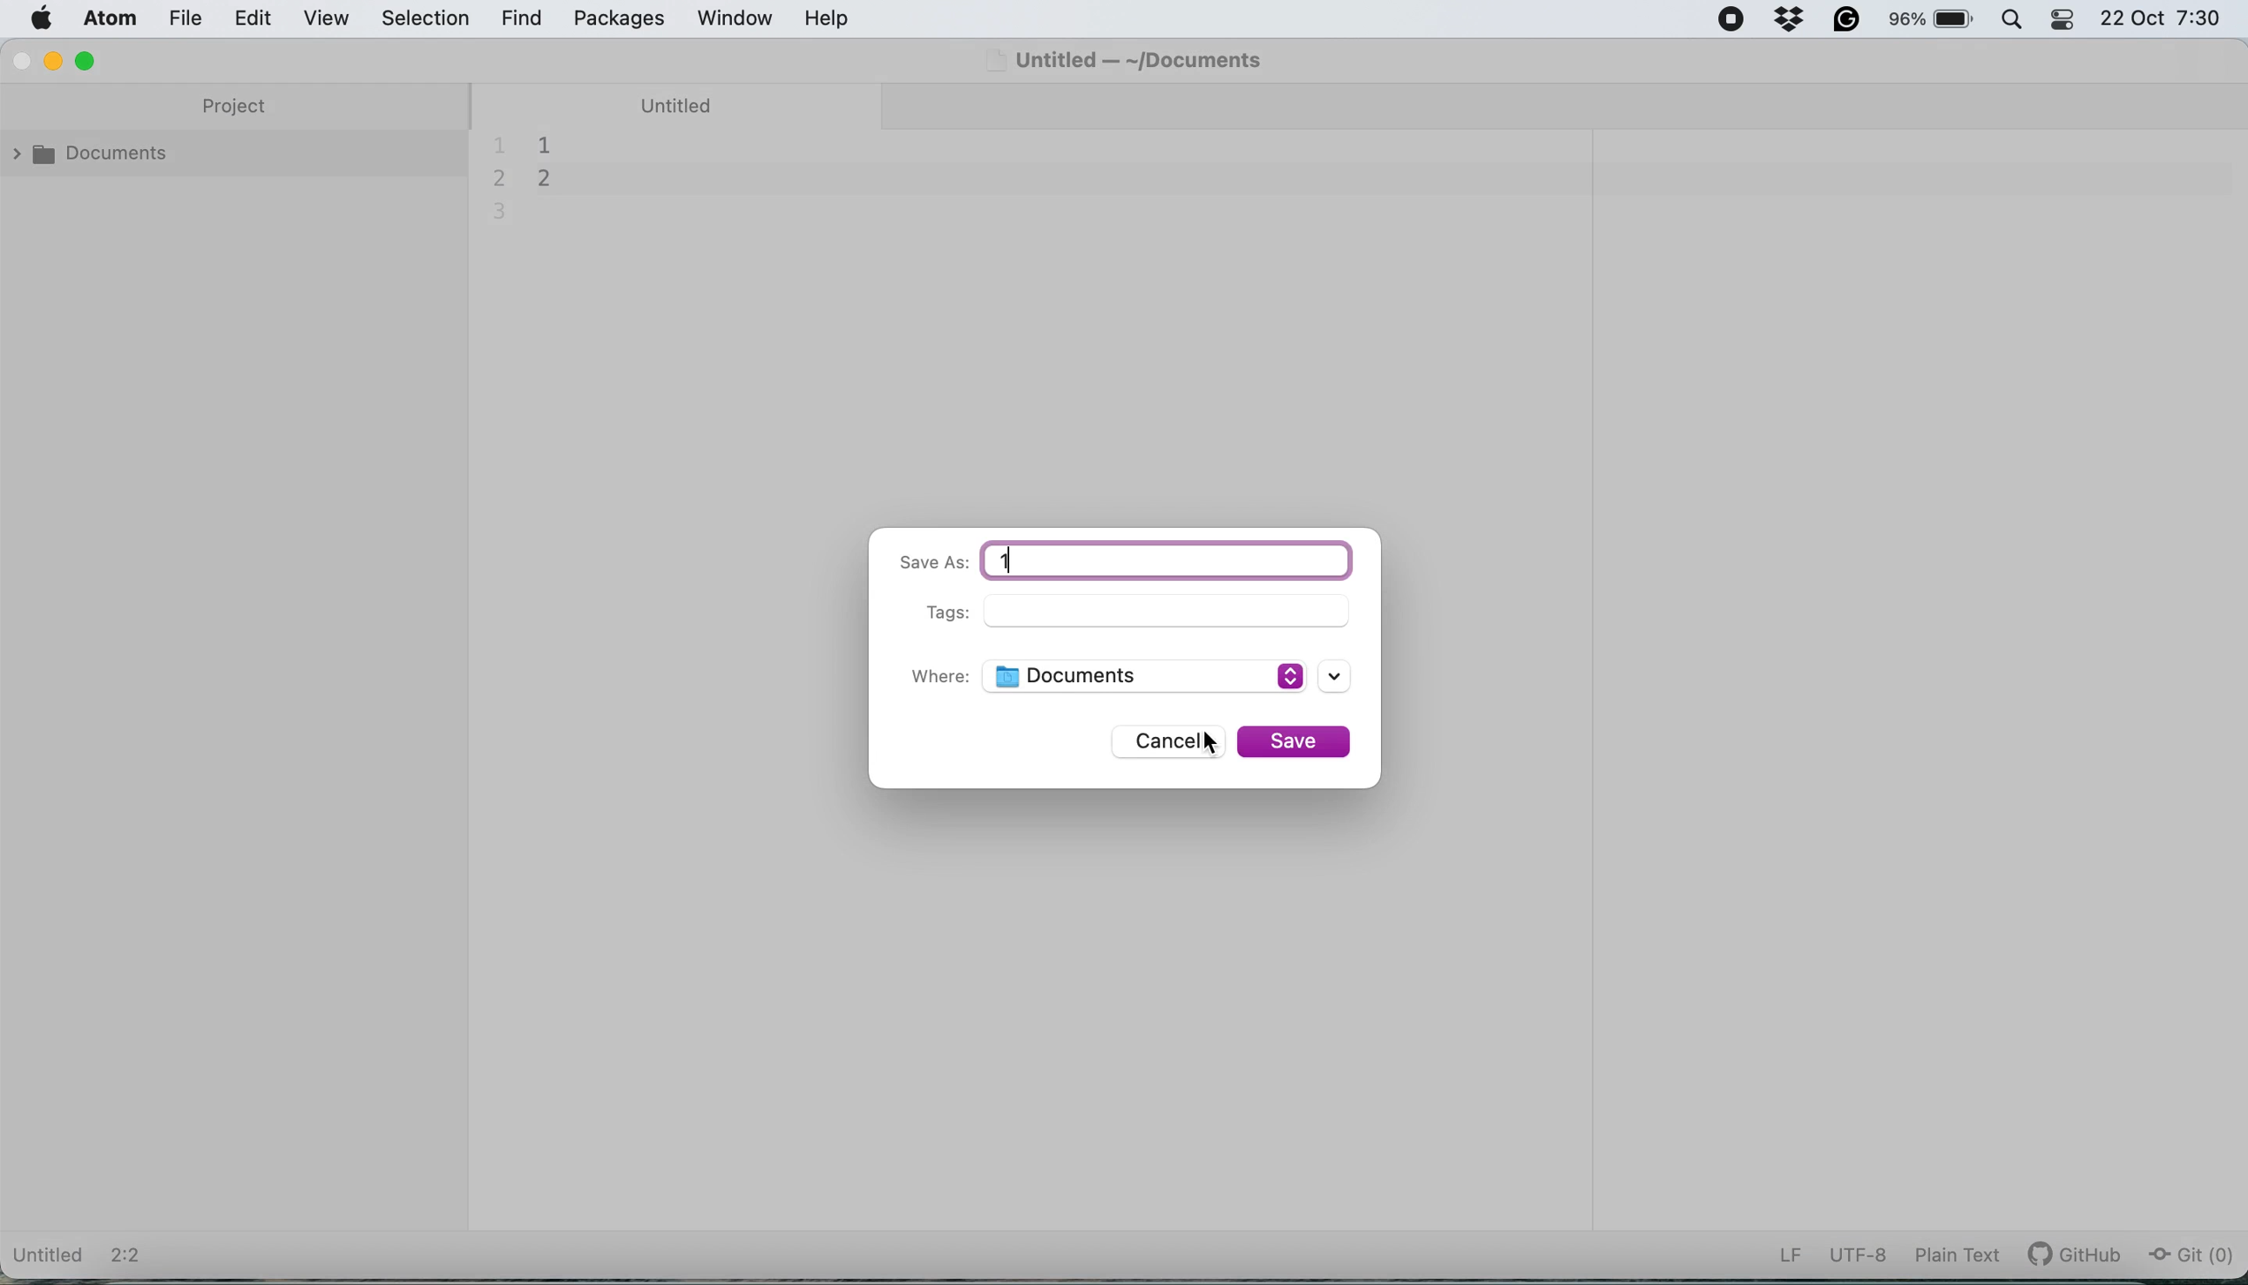 The height and width of the screenshot is (1285, 2248). I want to click on close, so click(20, 61).